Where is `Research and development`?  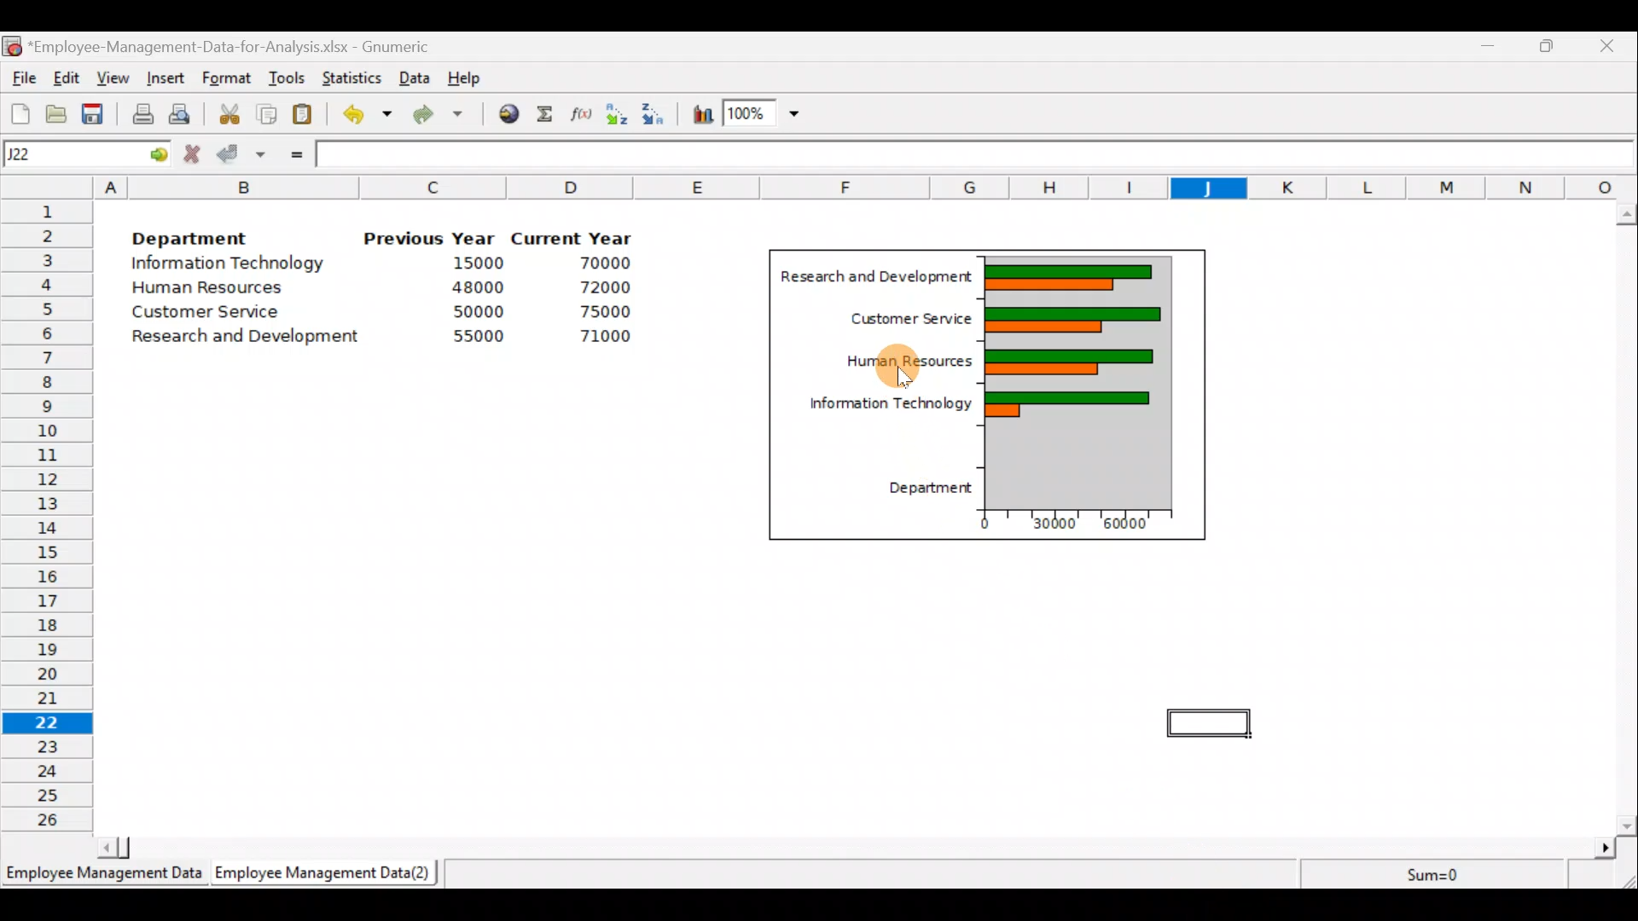
Research and development is located at coordinates (247, 334).